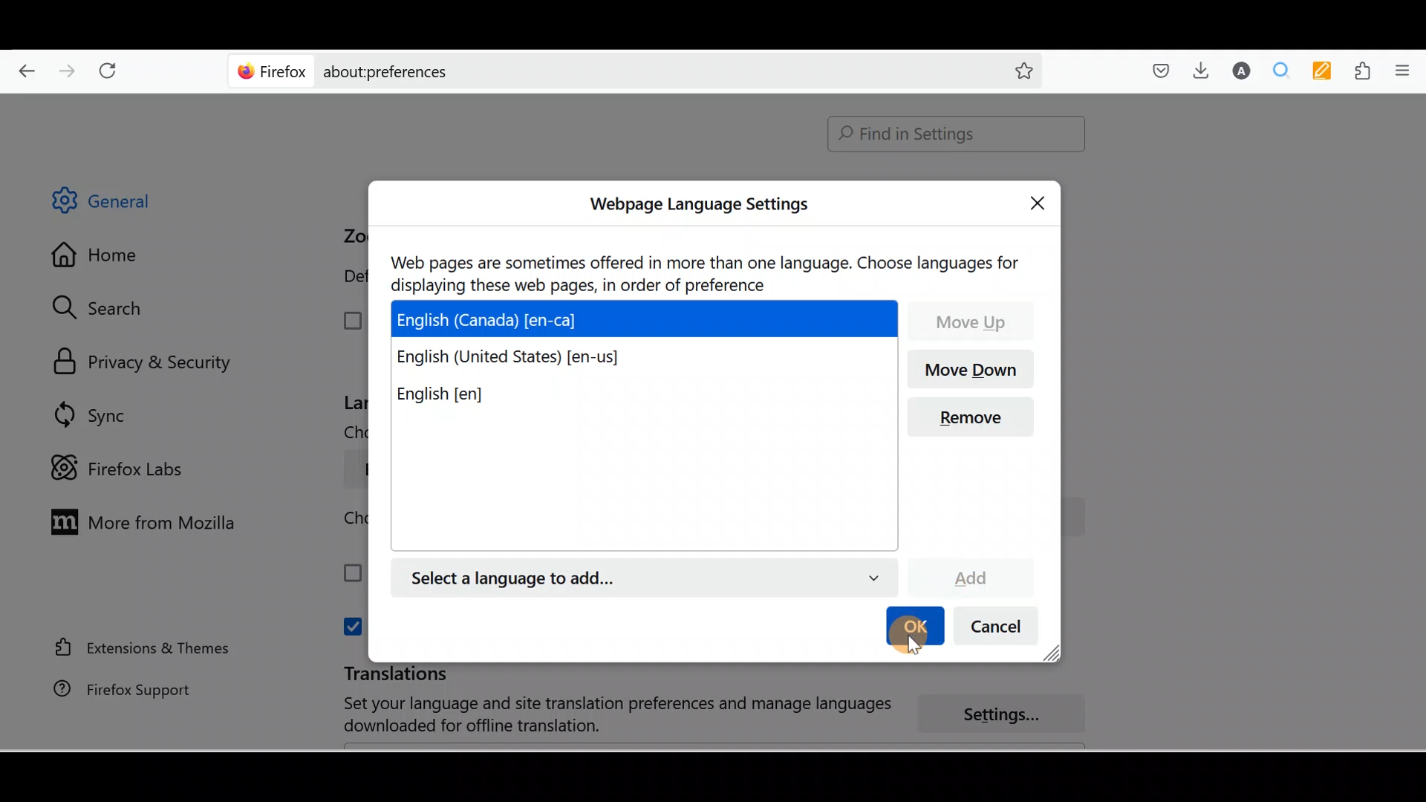 The height and width of the screenshot is (802, 1426). Describe the element at coordinates (639, 361) in the screenshot. I see `English (United States) [en-us]` at that location.